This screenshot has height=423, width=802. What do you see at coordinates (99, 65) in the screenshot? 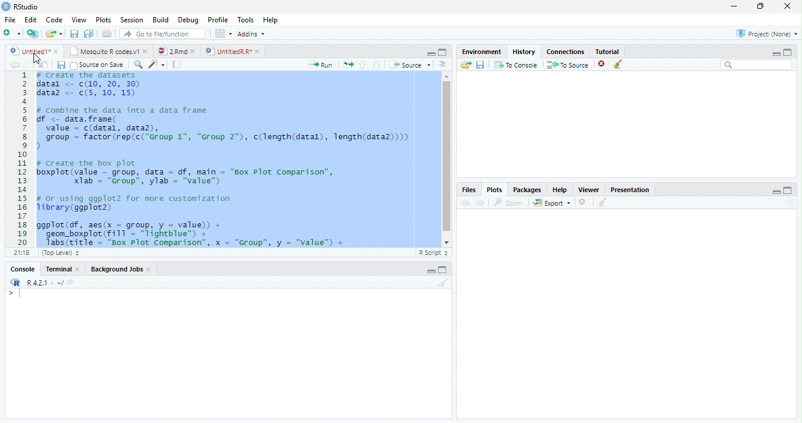
I see `Source on Save` at bounding box center [99, 65].